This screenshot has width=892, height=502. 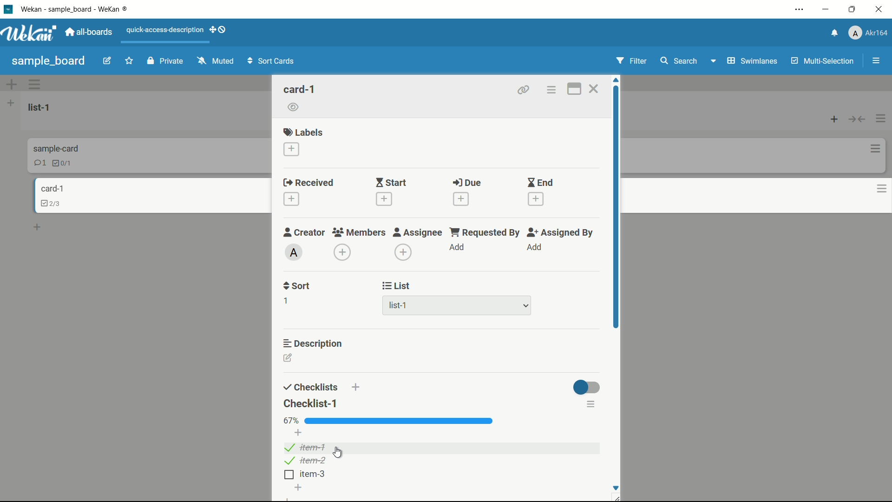 What do you see at coordinates (107, 60) in the screenshot?
I see `edit` at bounding box center [107, 60].